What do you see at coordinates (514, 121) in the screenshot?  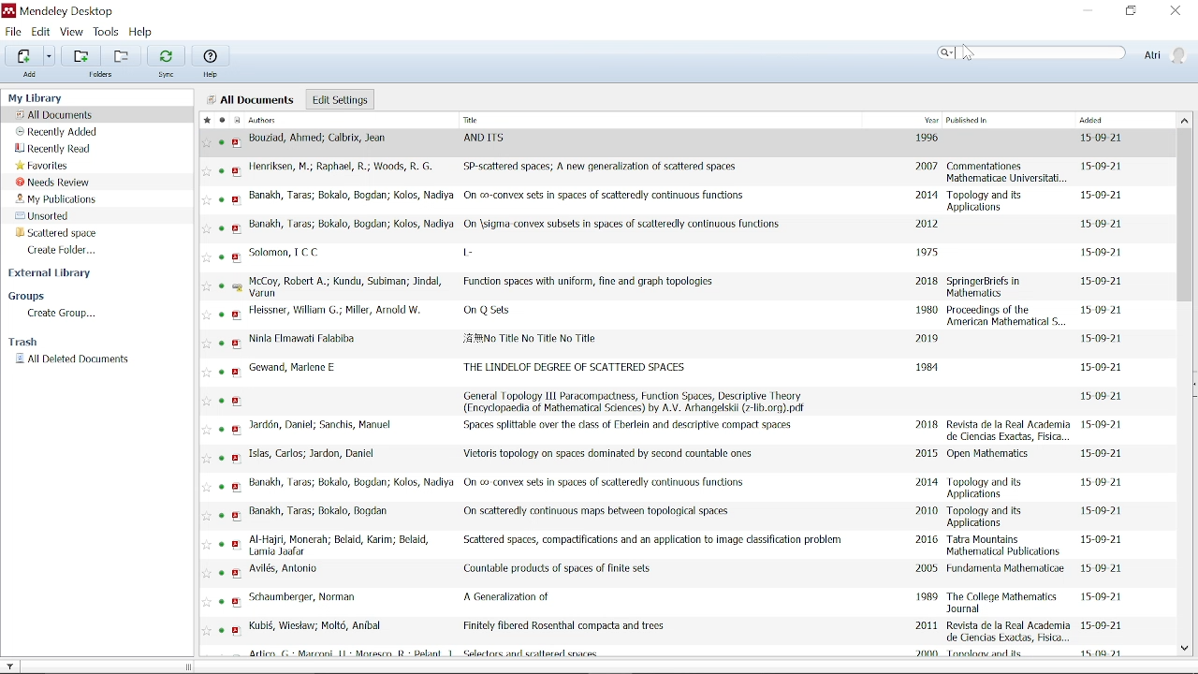 I see `Title` at bounding box center [514, 121].